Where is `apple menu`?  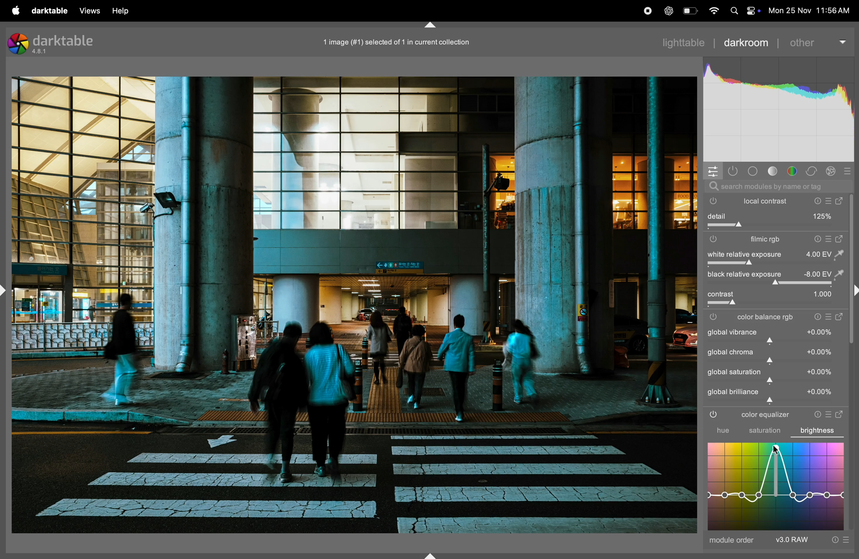 apple menu is located at coordinates (16, 10).